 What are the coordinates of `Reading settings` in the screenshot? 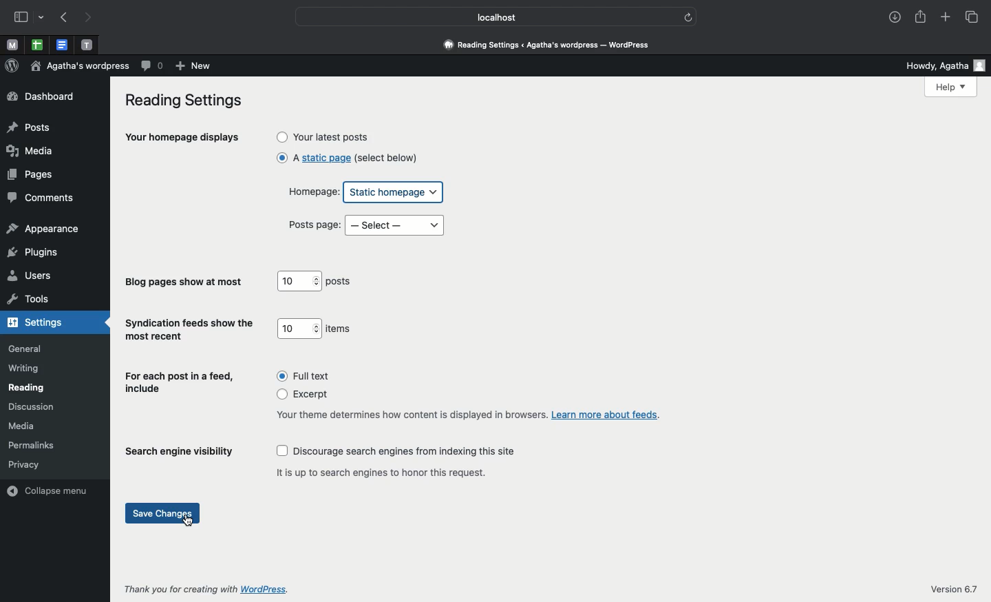 It's located at (187, 101).